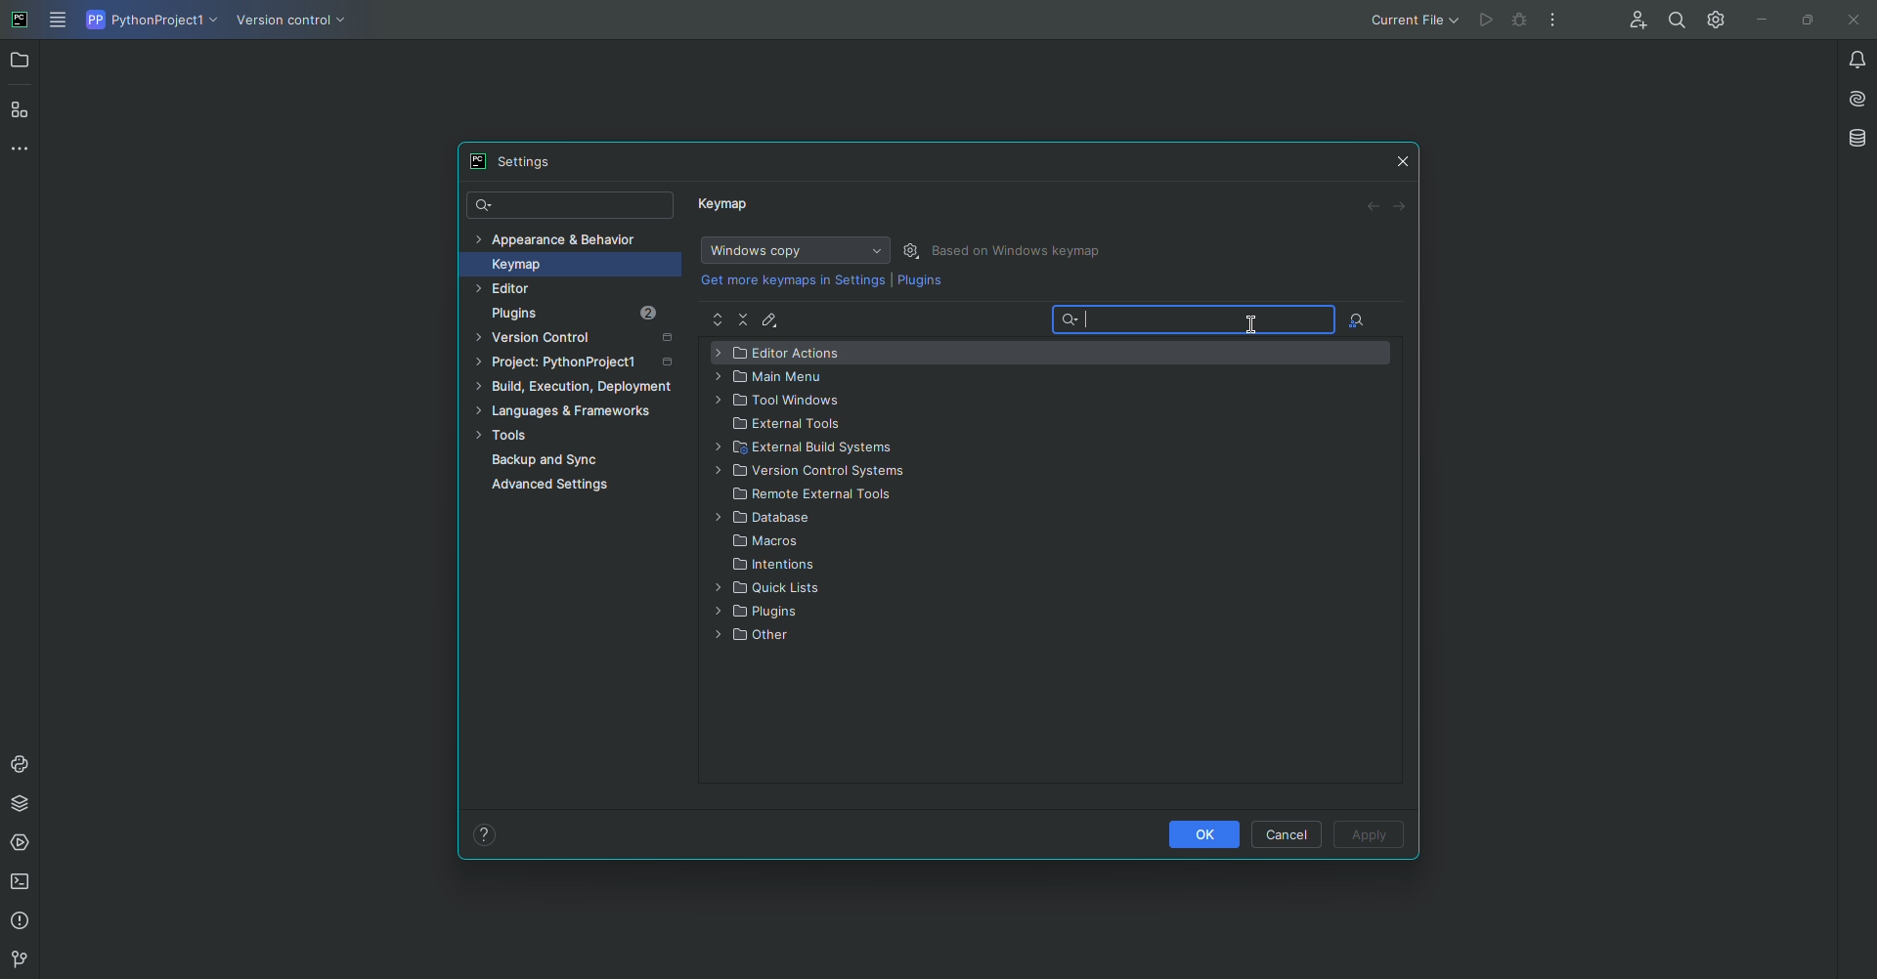 This screenshot has width=1877, height=979. I want to click on Packages, so click(24, 803).